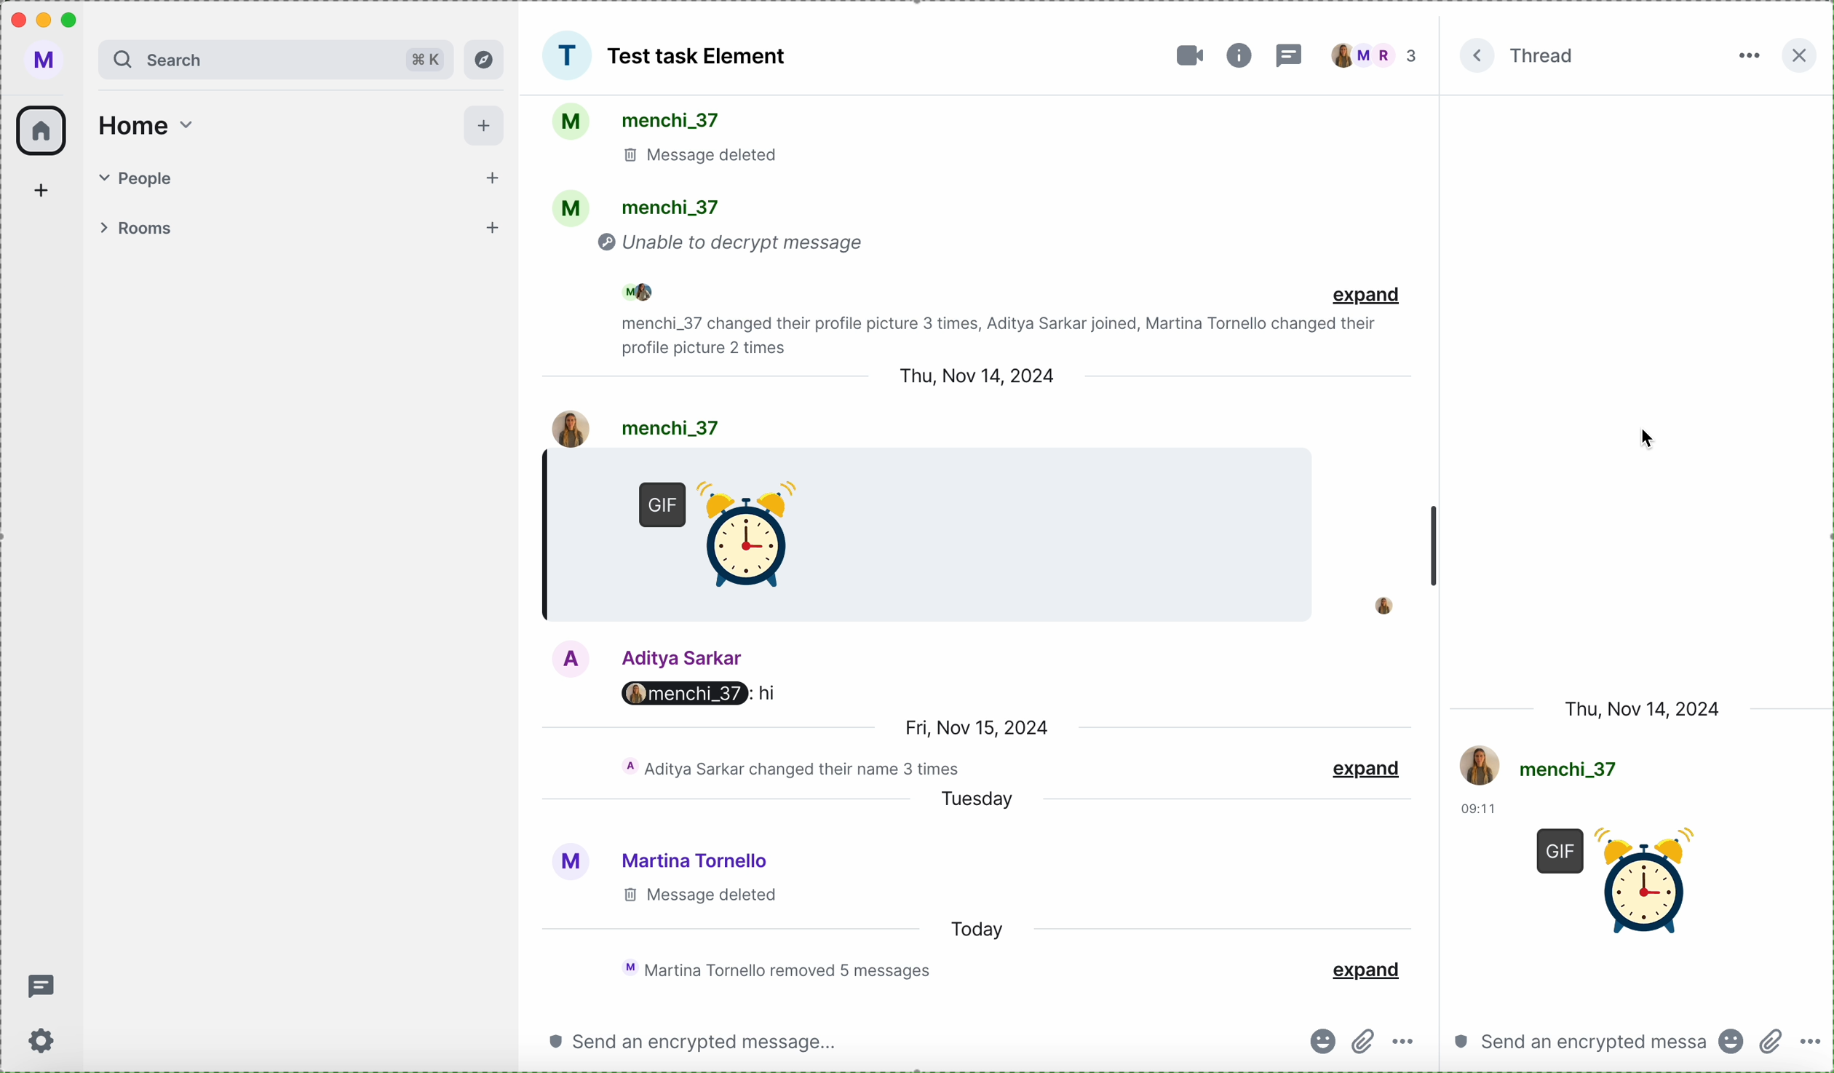 Image resolution: width=1834 pixels, height=1073 pixels. I want to click on send a message, so click(1579, 1045).